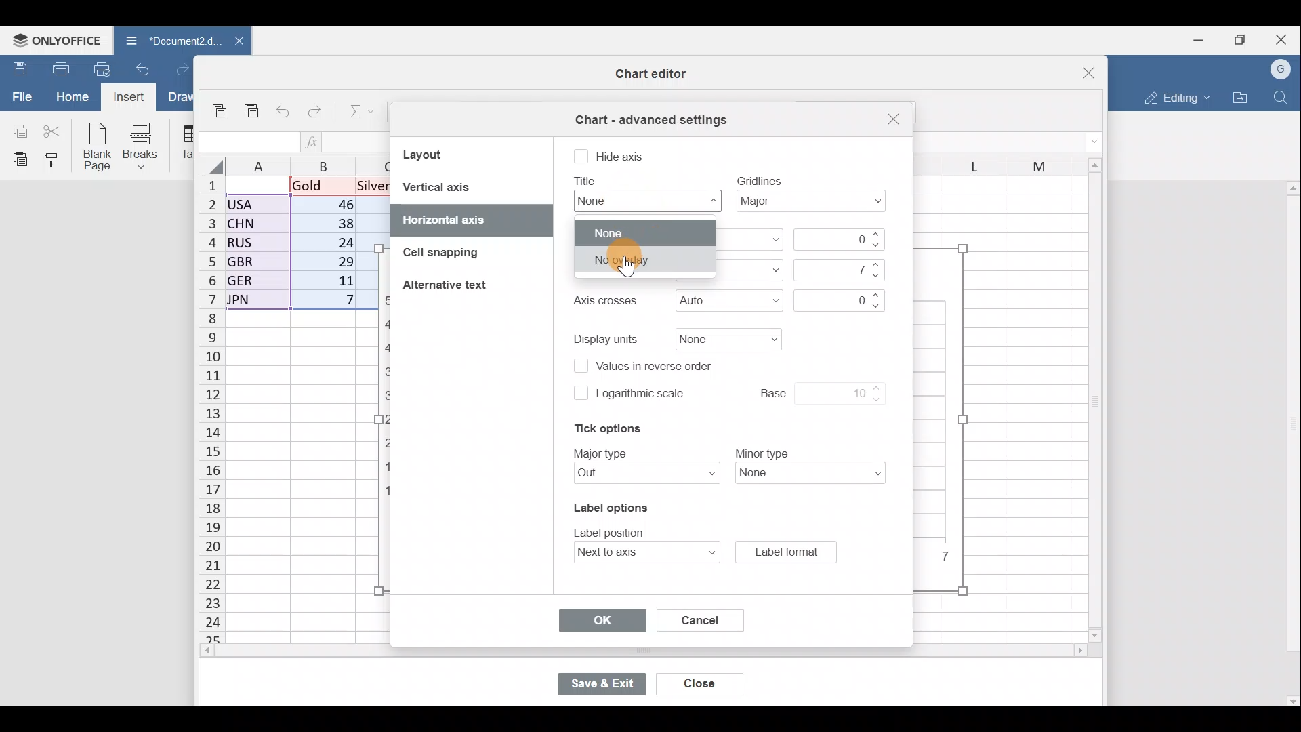 Image resolution: width=1301 pixels, height=732 pixels. Describe the element at coordinates (56, 161) in the screenshot. I see `Copy style` at that location.